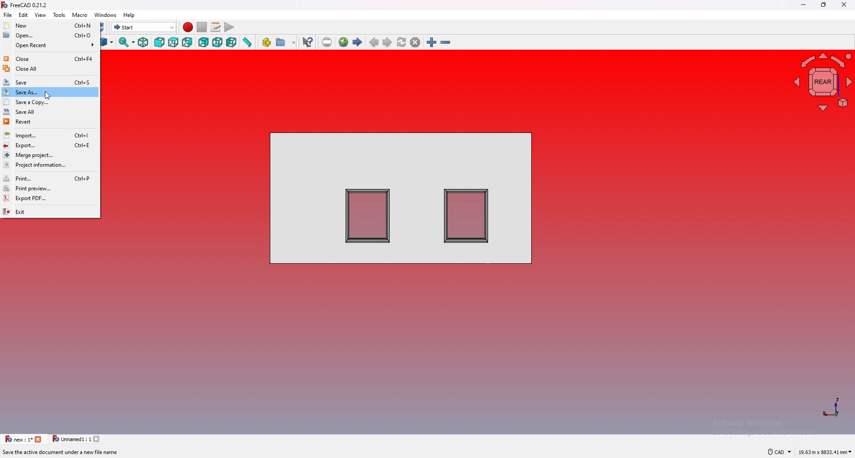  I want to click on edit, so click(24, 15).